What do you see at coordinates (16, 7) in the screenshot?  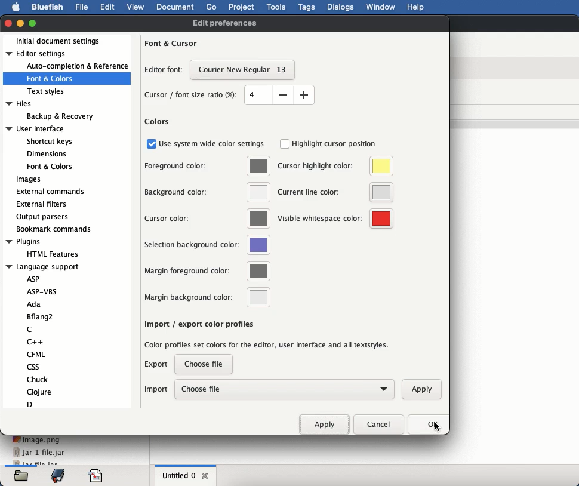 I see `apple logo` at bounding box center [16, 7].